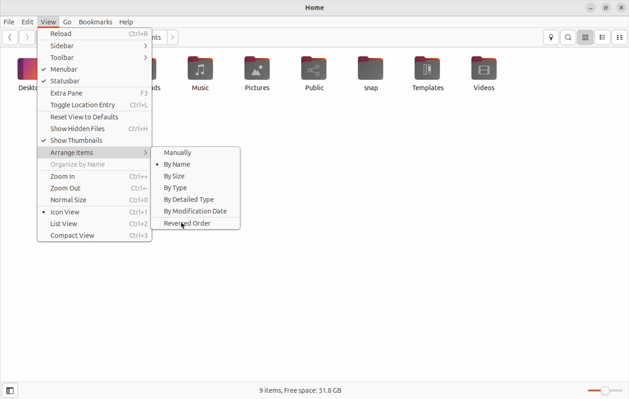  What do you see at coordinates (602, 38) in the screenshot?
I see `list view` at bounding box center [602, 38].